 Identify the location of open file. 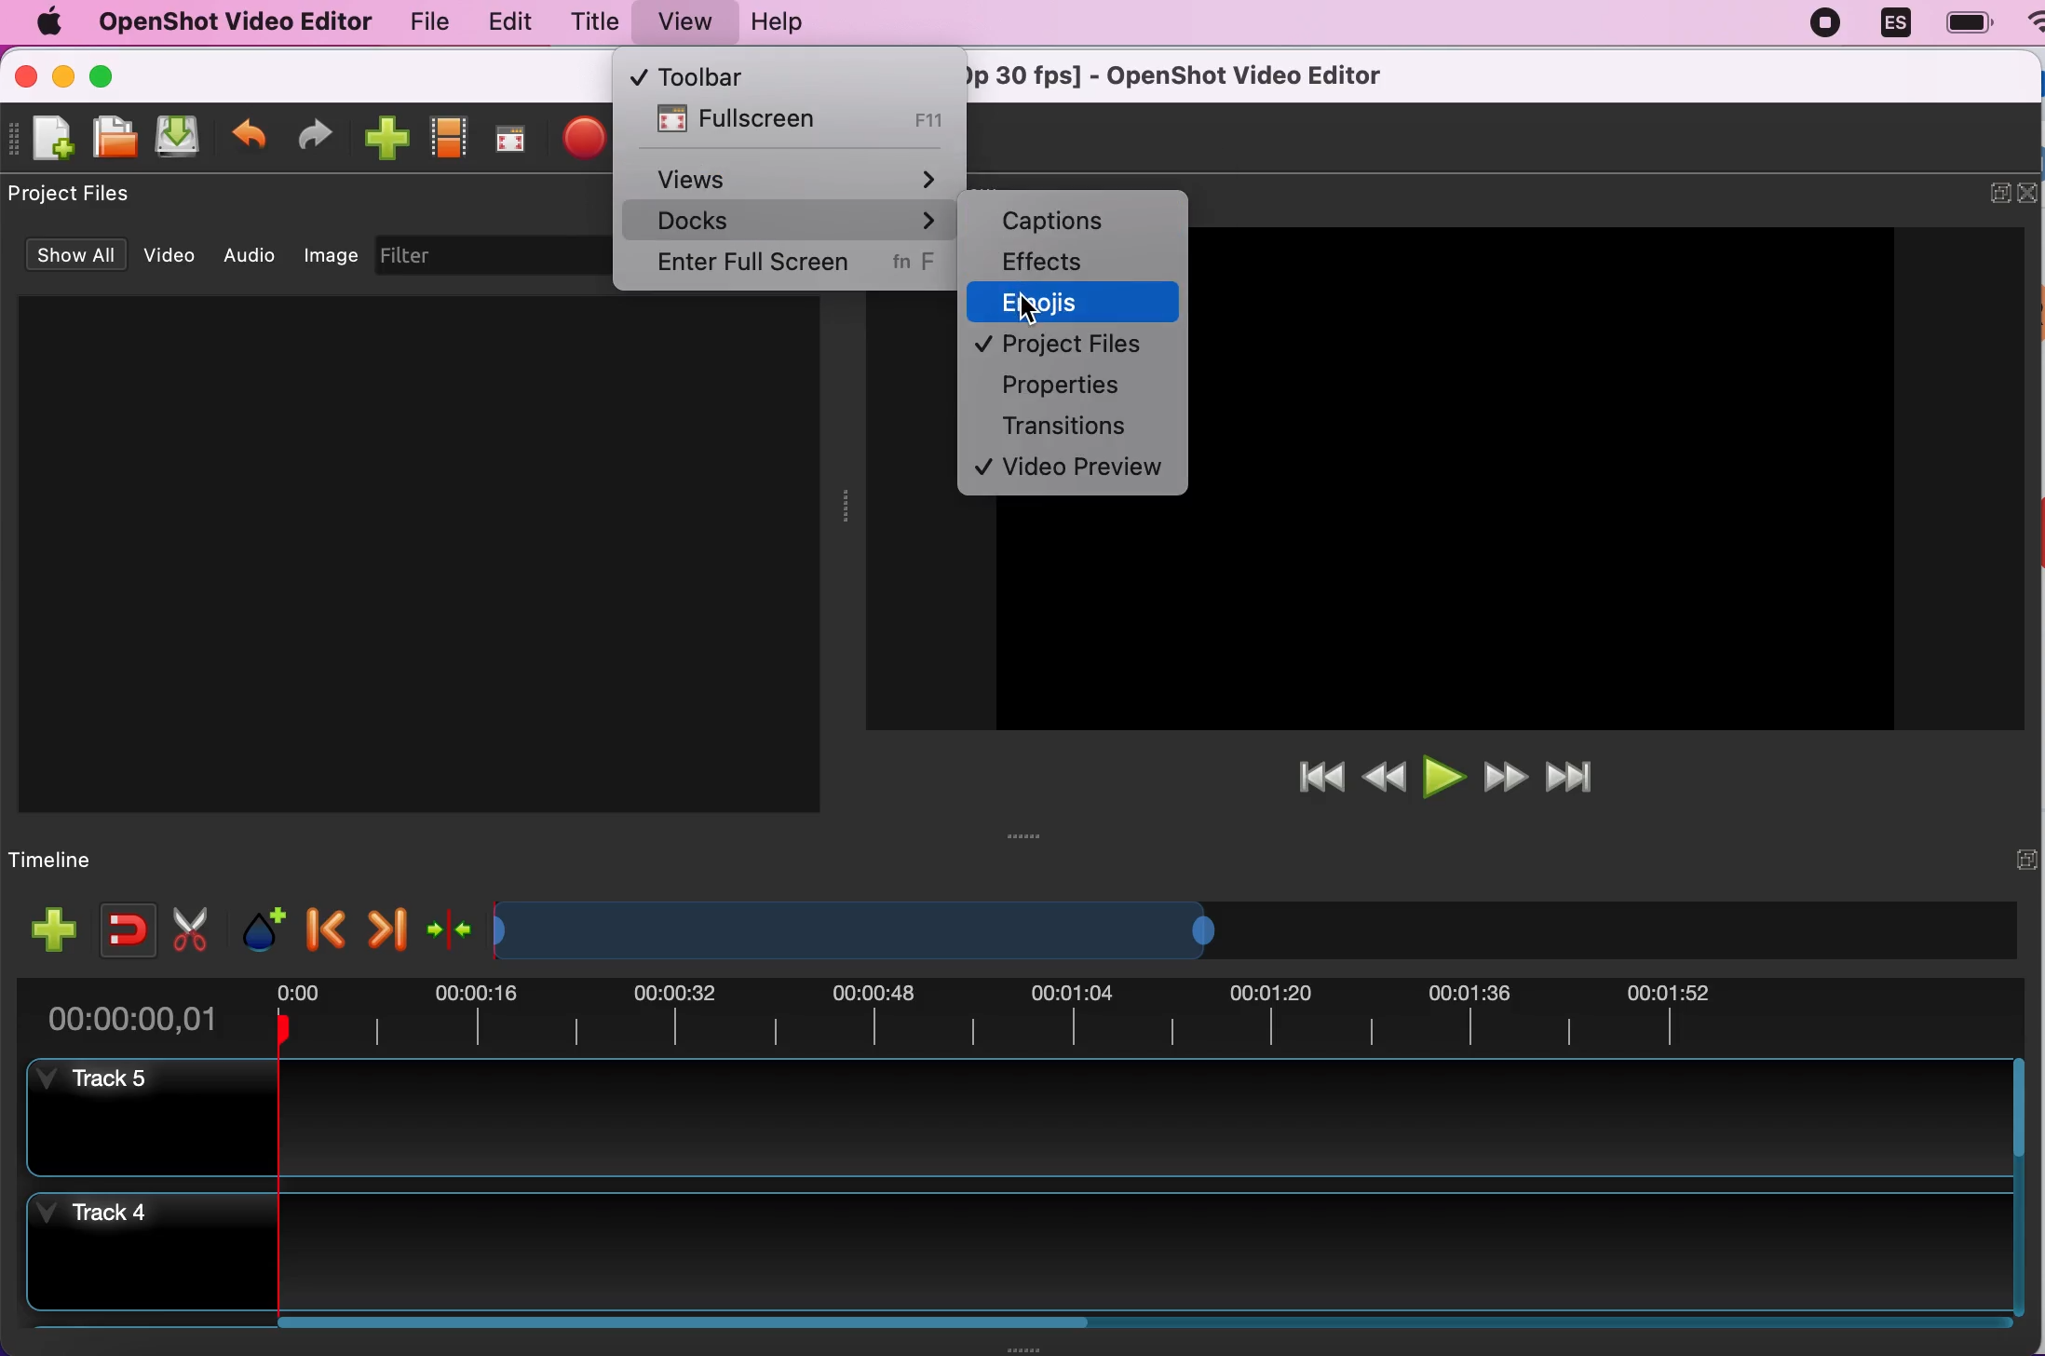
(109, 140).